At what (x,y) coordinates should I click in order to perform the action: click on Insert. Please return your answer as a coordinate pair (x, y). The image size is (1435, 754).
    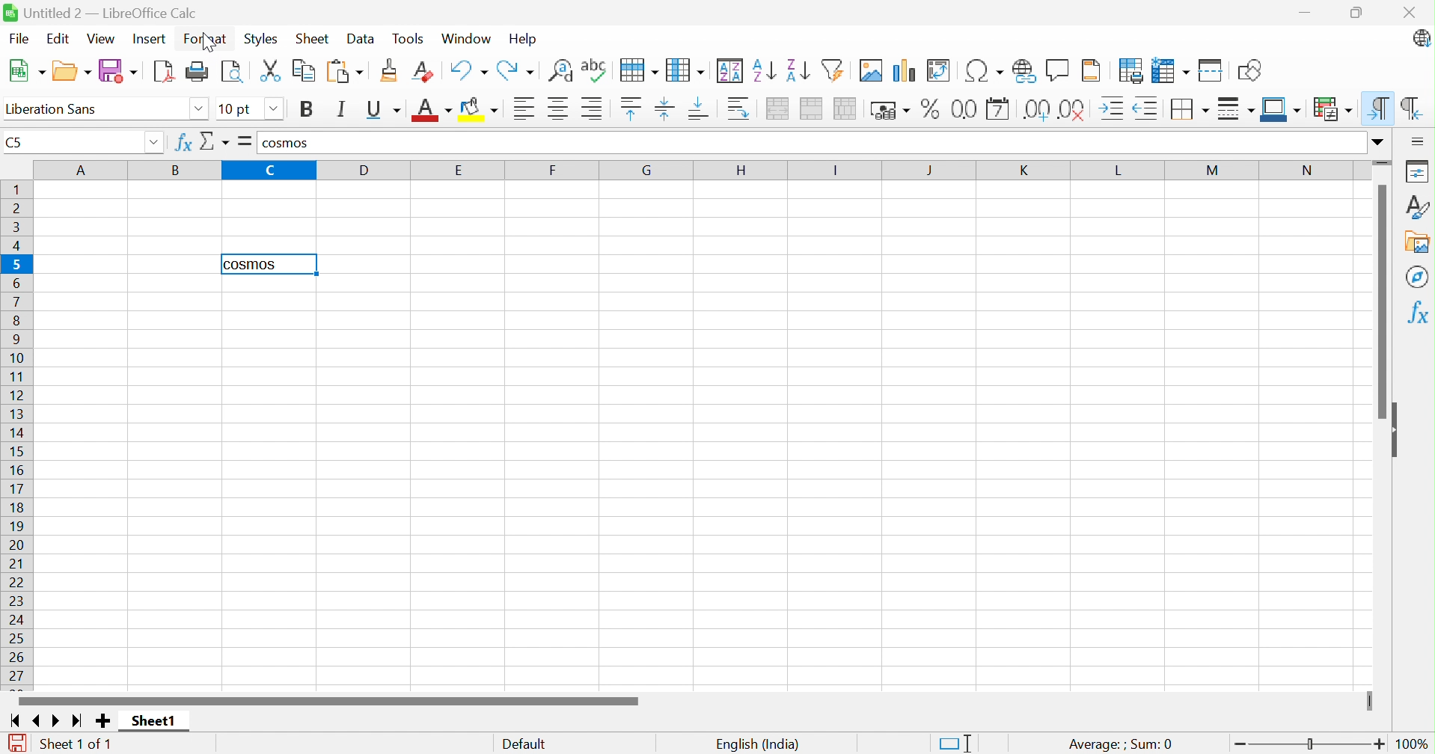
    Looking at the image, I should click on (148, 39).